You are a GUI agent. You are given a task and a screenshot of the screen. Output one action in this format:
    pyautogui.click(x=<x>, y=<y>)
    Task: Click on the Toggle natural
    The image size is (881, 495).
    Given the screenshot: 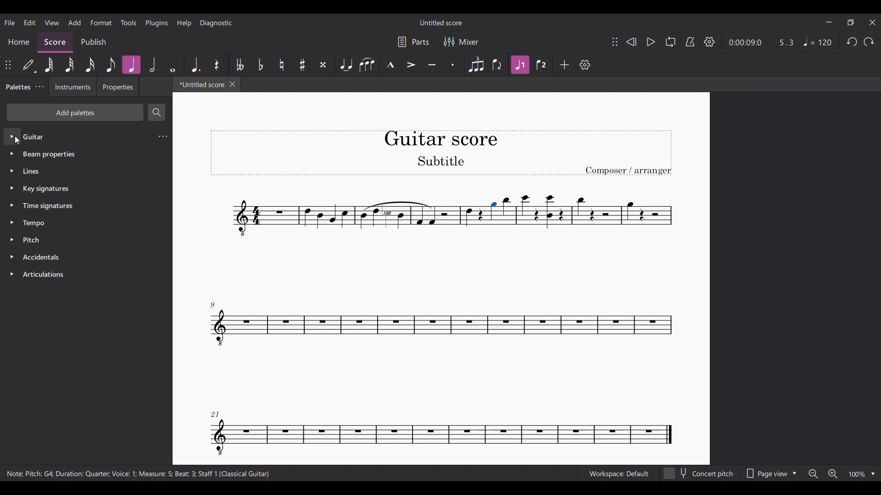 What is the action you would take?
    pyautogui.click(x=281, y=65)
    